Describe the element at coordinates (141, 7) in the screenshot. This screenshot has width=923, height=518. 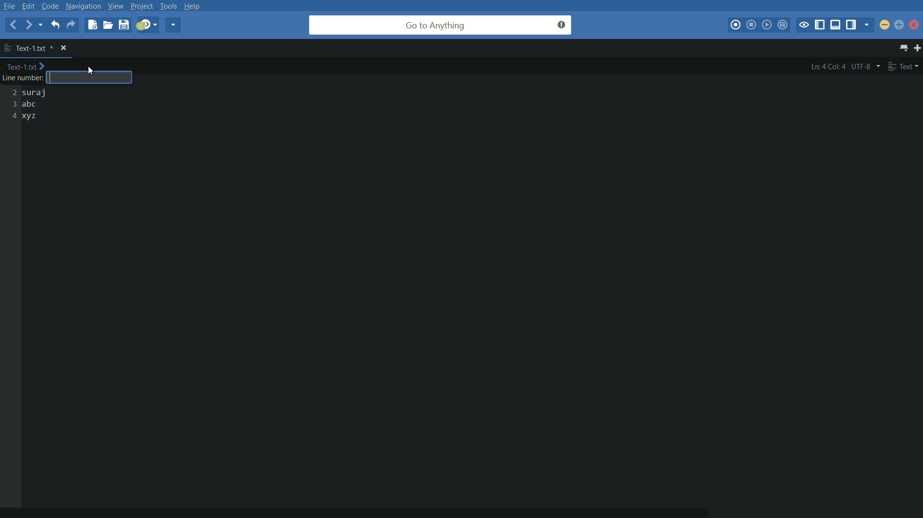
I see `project ` at that location.